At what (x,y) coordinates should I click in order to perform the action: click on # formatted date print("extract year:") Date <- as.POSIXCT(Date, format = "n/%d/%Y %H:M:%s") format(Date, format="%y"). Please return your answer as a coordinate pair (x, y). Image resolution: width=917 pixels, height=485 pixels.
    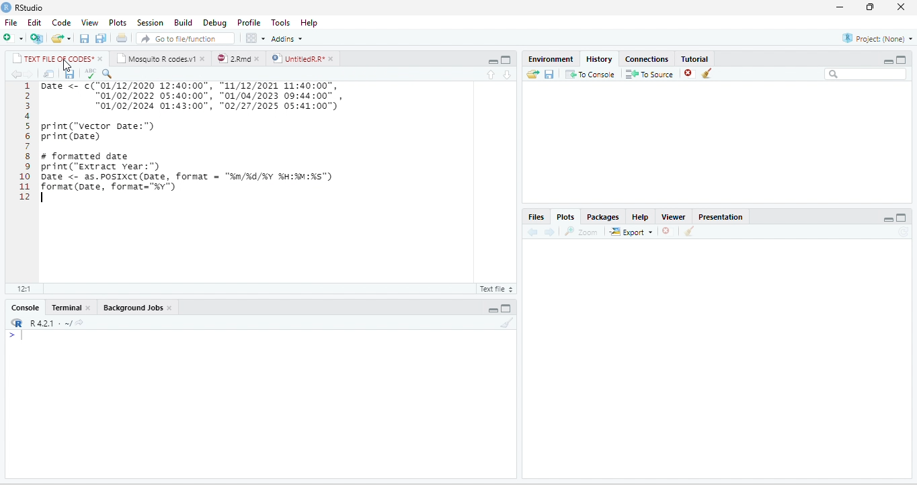
    Looking at the image, I should click on (206, 171).